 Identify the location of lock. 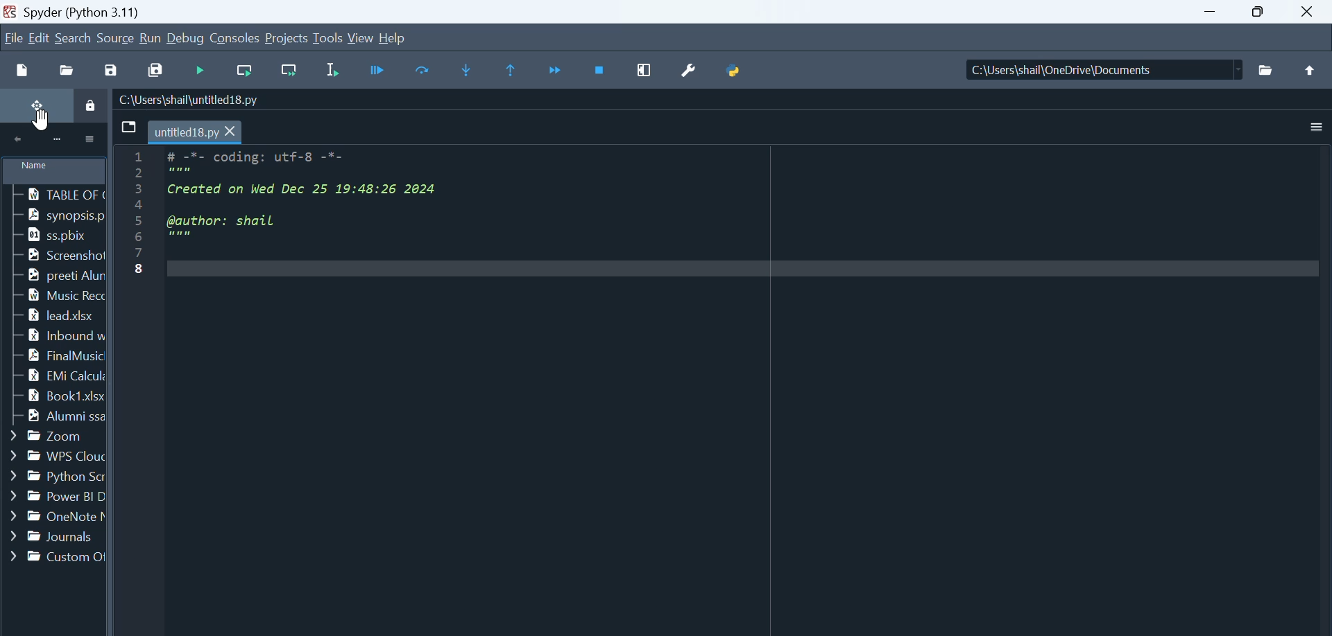
(88, 104).